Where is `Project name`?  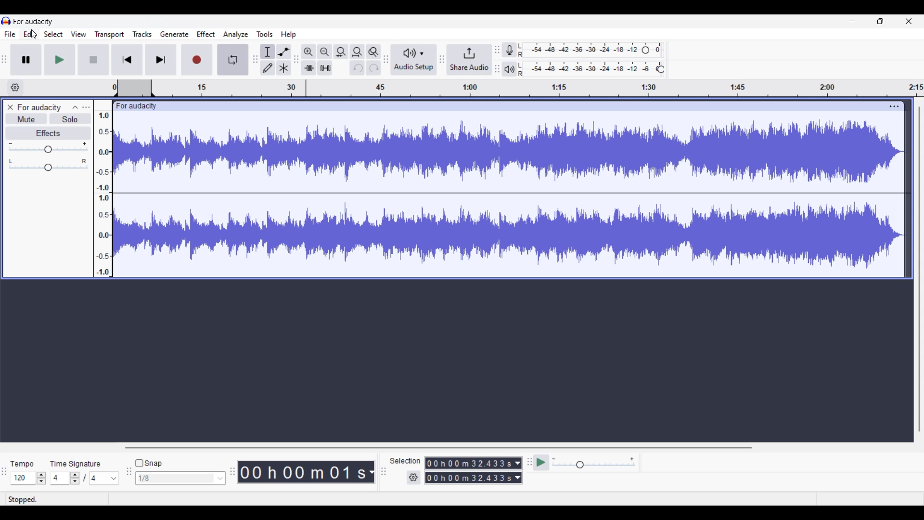
Project name is located at coordinates (39, 108).